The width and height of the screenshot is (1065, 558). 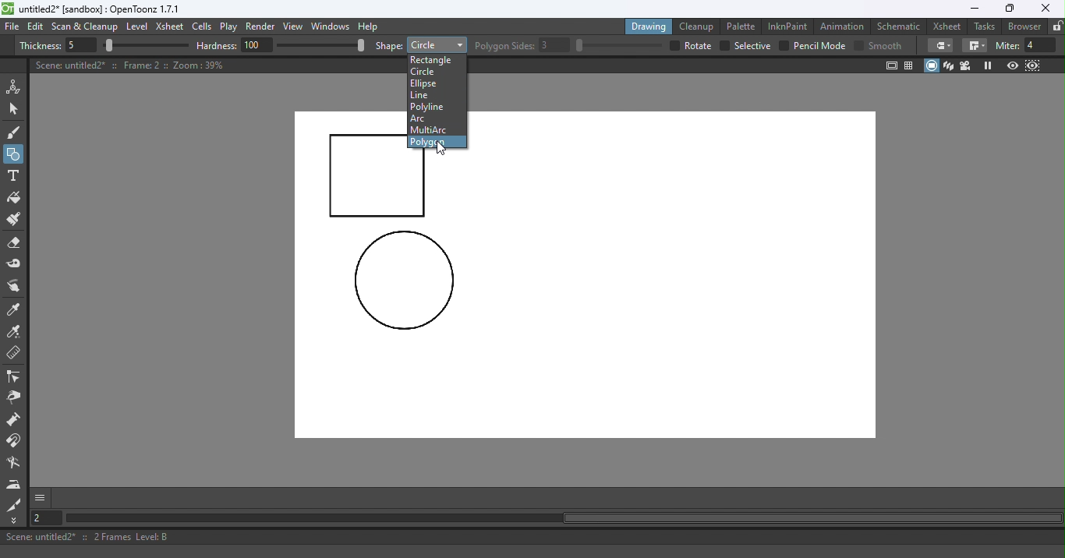 What do you see at coordinates (752, 46) in the screenshot?
I see `selective` at bounding box center [752, 46].